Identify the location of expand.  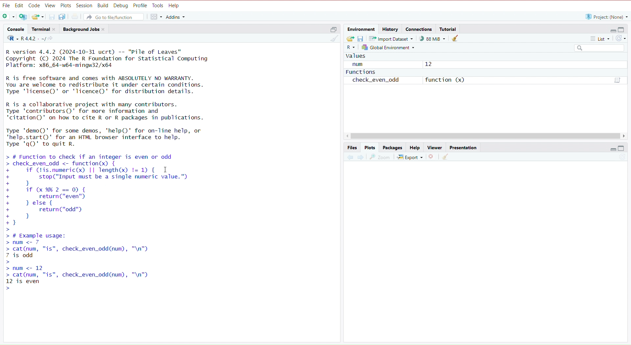
(332, 30).